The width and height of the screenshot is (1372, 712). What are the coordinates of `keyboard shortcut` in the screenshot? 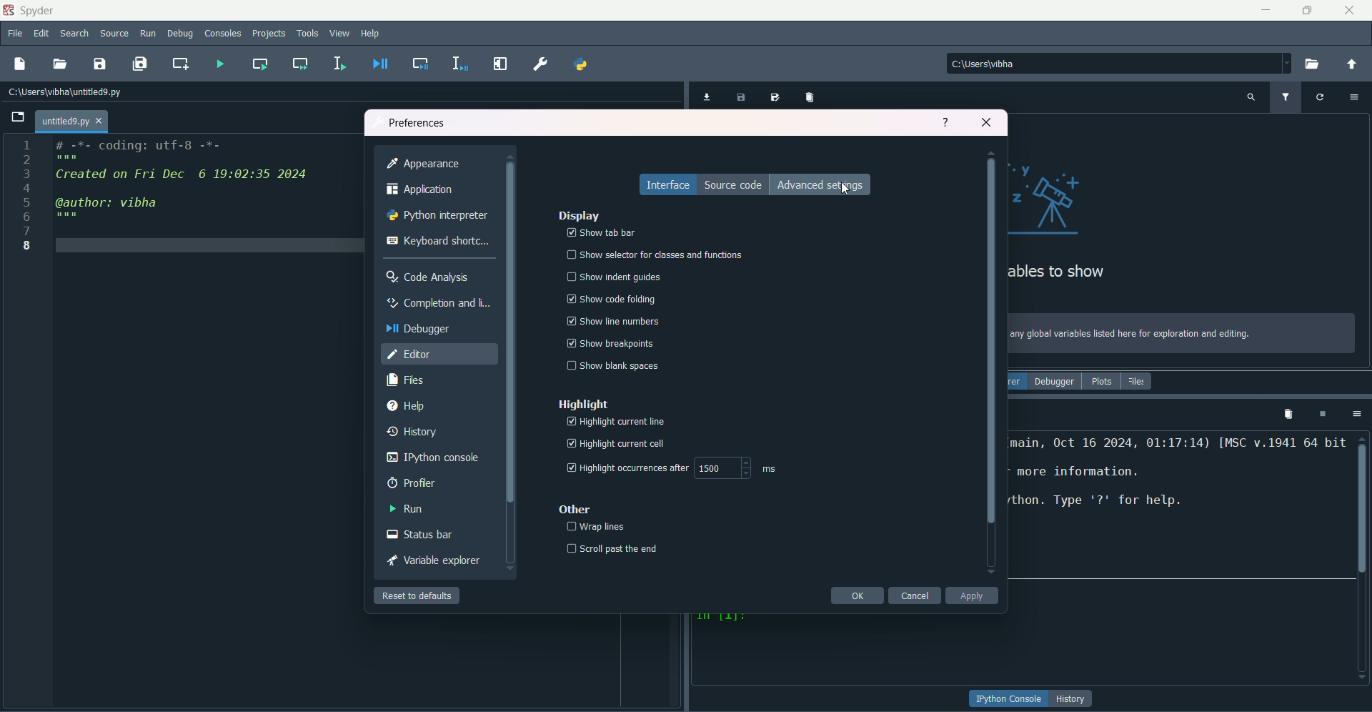 It's located at (439, 239).